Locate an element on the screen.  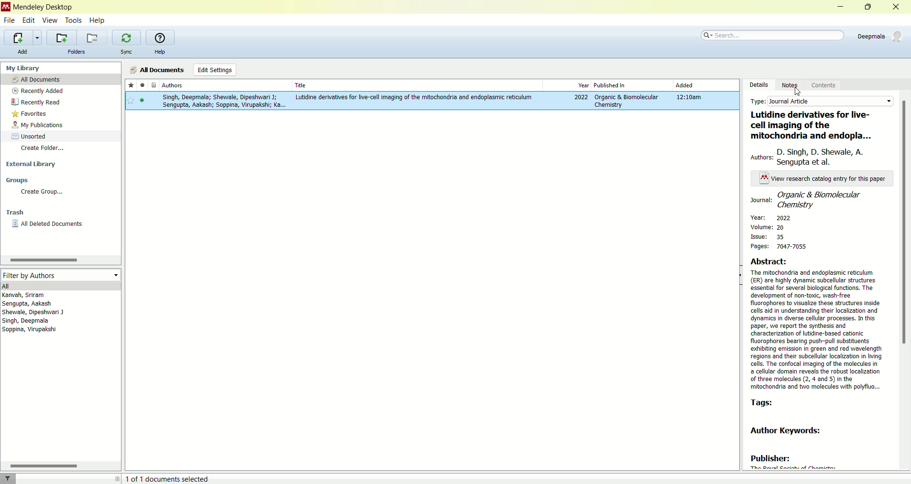
create a new folder is located at coordinates (60, 37).